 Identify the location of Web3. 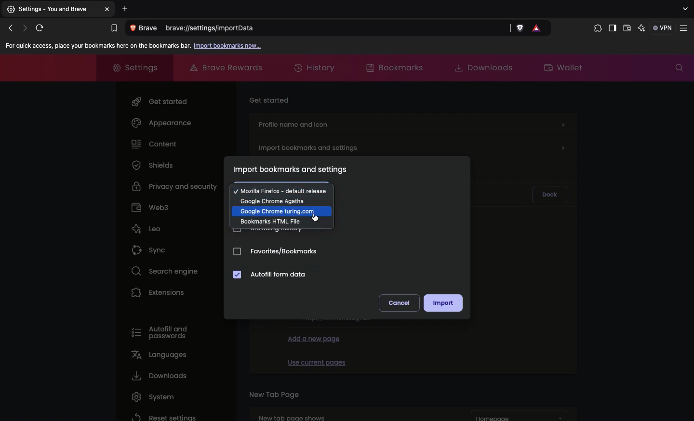
(150, 206).